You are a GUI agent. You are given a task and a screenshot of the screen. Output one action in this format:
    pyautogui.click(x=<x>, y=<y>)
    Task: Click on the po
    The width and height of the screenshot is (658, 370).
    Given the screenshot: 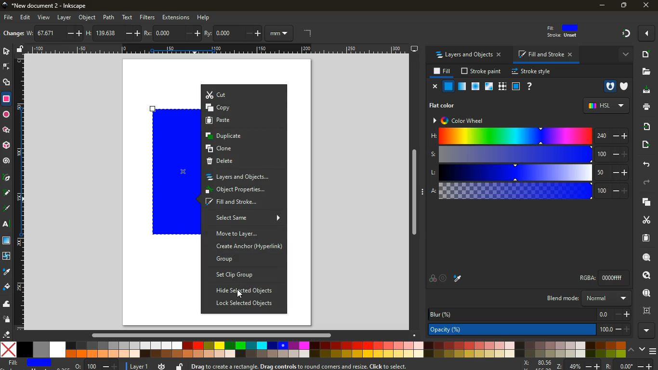 What is the action you would take?
    pyautogui.click(x=174, y=34)
    